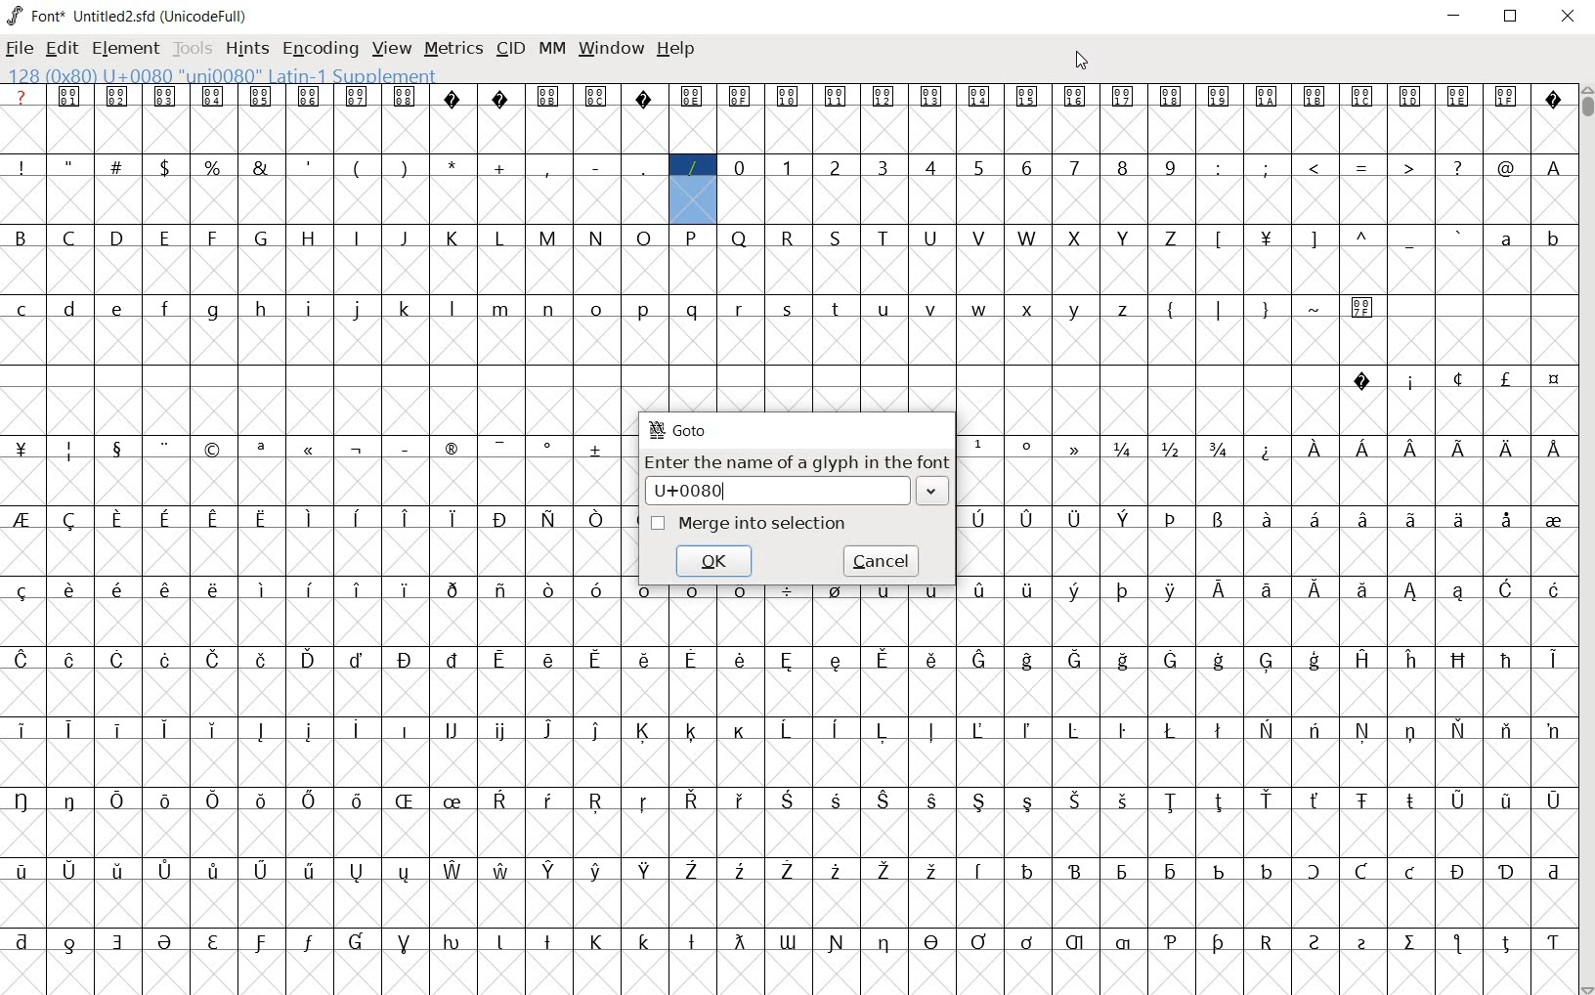 The width and height of the screenshot is (1595, 995). I want to click on glyph, so click(1363, 169).